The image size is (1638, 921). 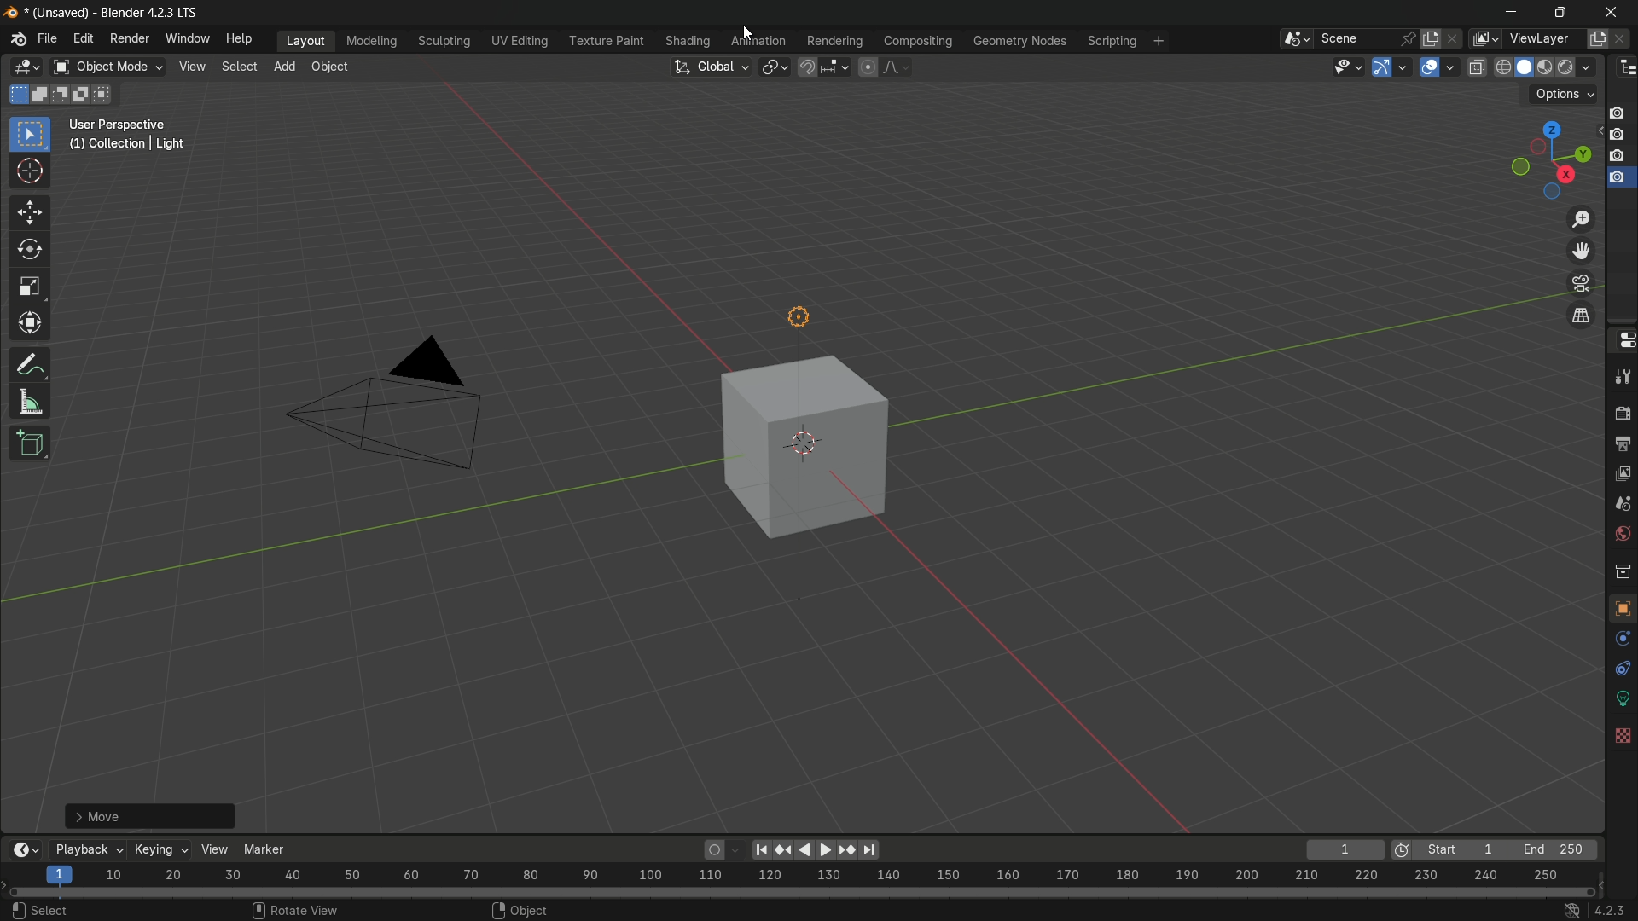 What do you see at coordinates (1621, 671) in the screenshot?
I see `particles` at bounding box center [1621, 671].